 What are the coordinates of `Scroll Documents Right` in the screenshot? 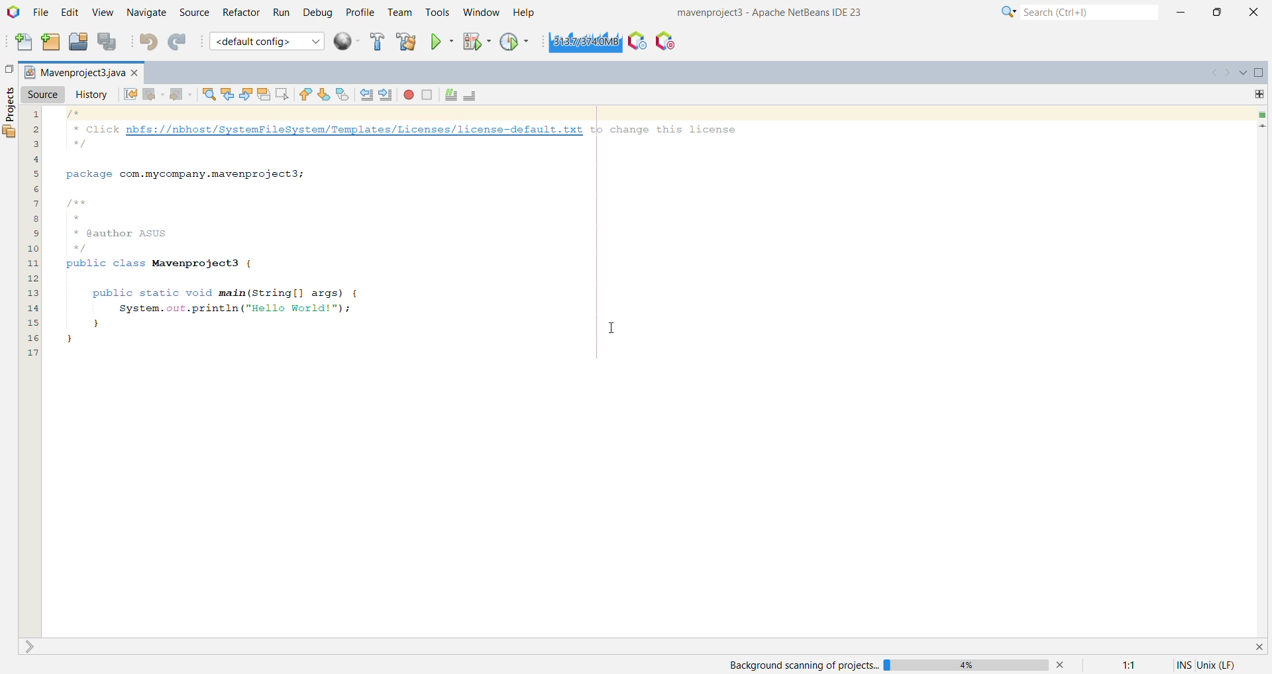 It's located at (1210, 72).